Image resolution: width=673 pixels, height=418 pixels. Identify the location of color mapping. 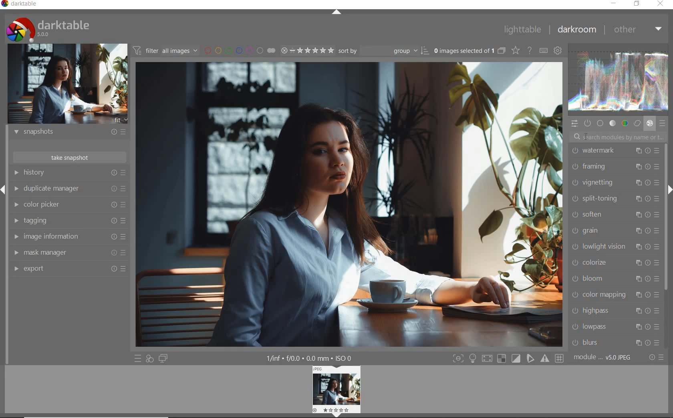
(615, 295).